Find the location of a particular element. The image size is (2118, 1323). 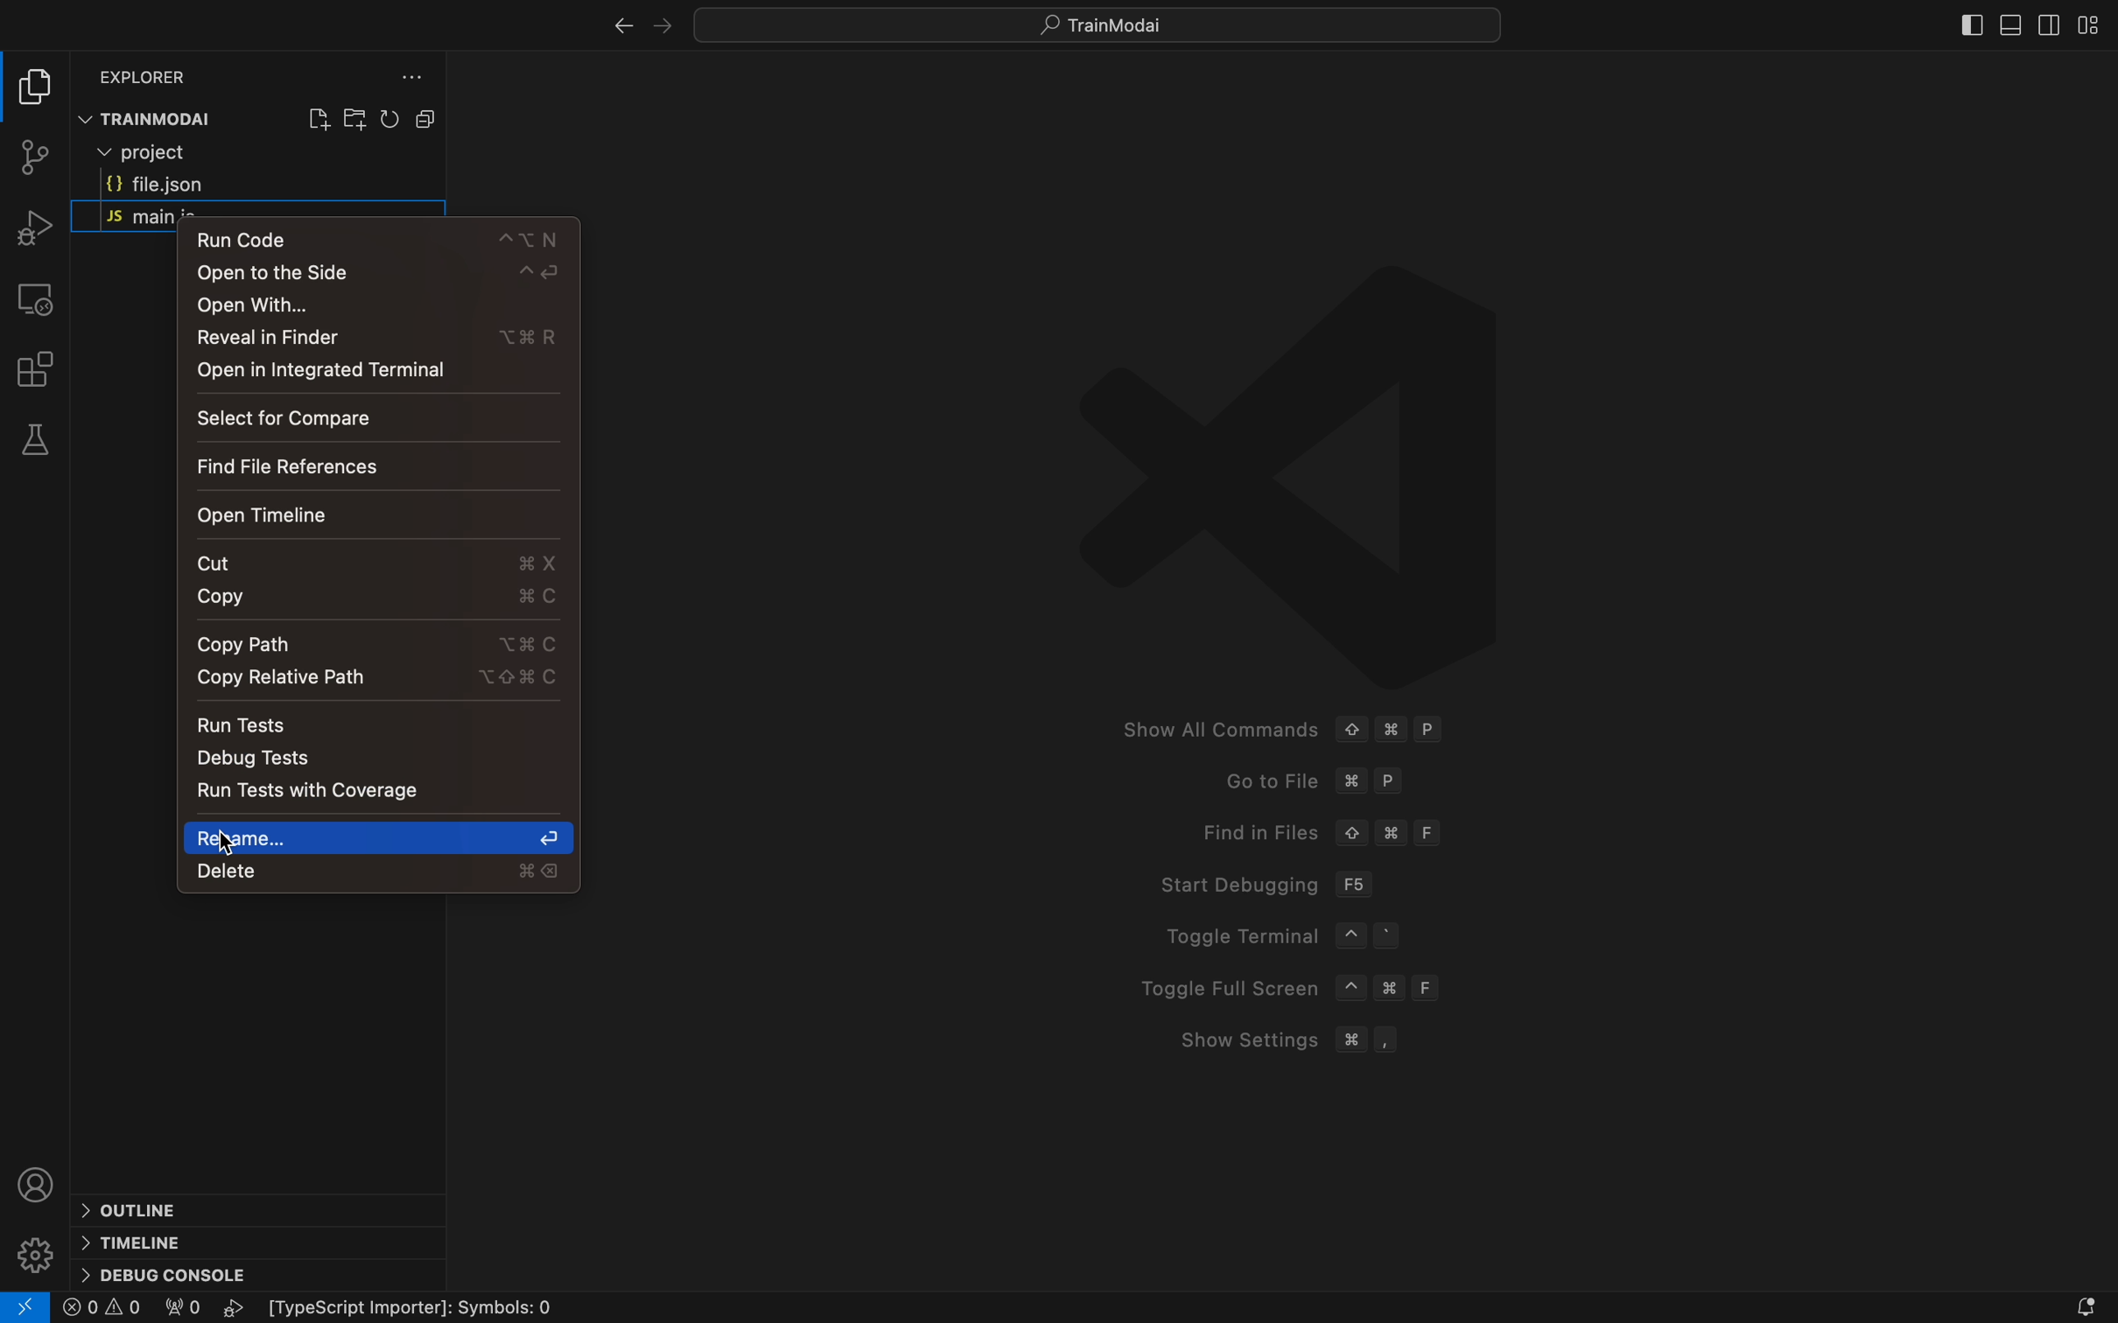

file explore is located at coordinates (39, 87).